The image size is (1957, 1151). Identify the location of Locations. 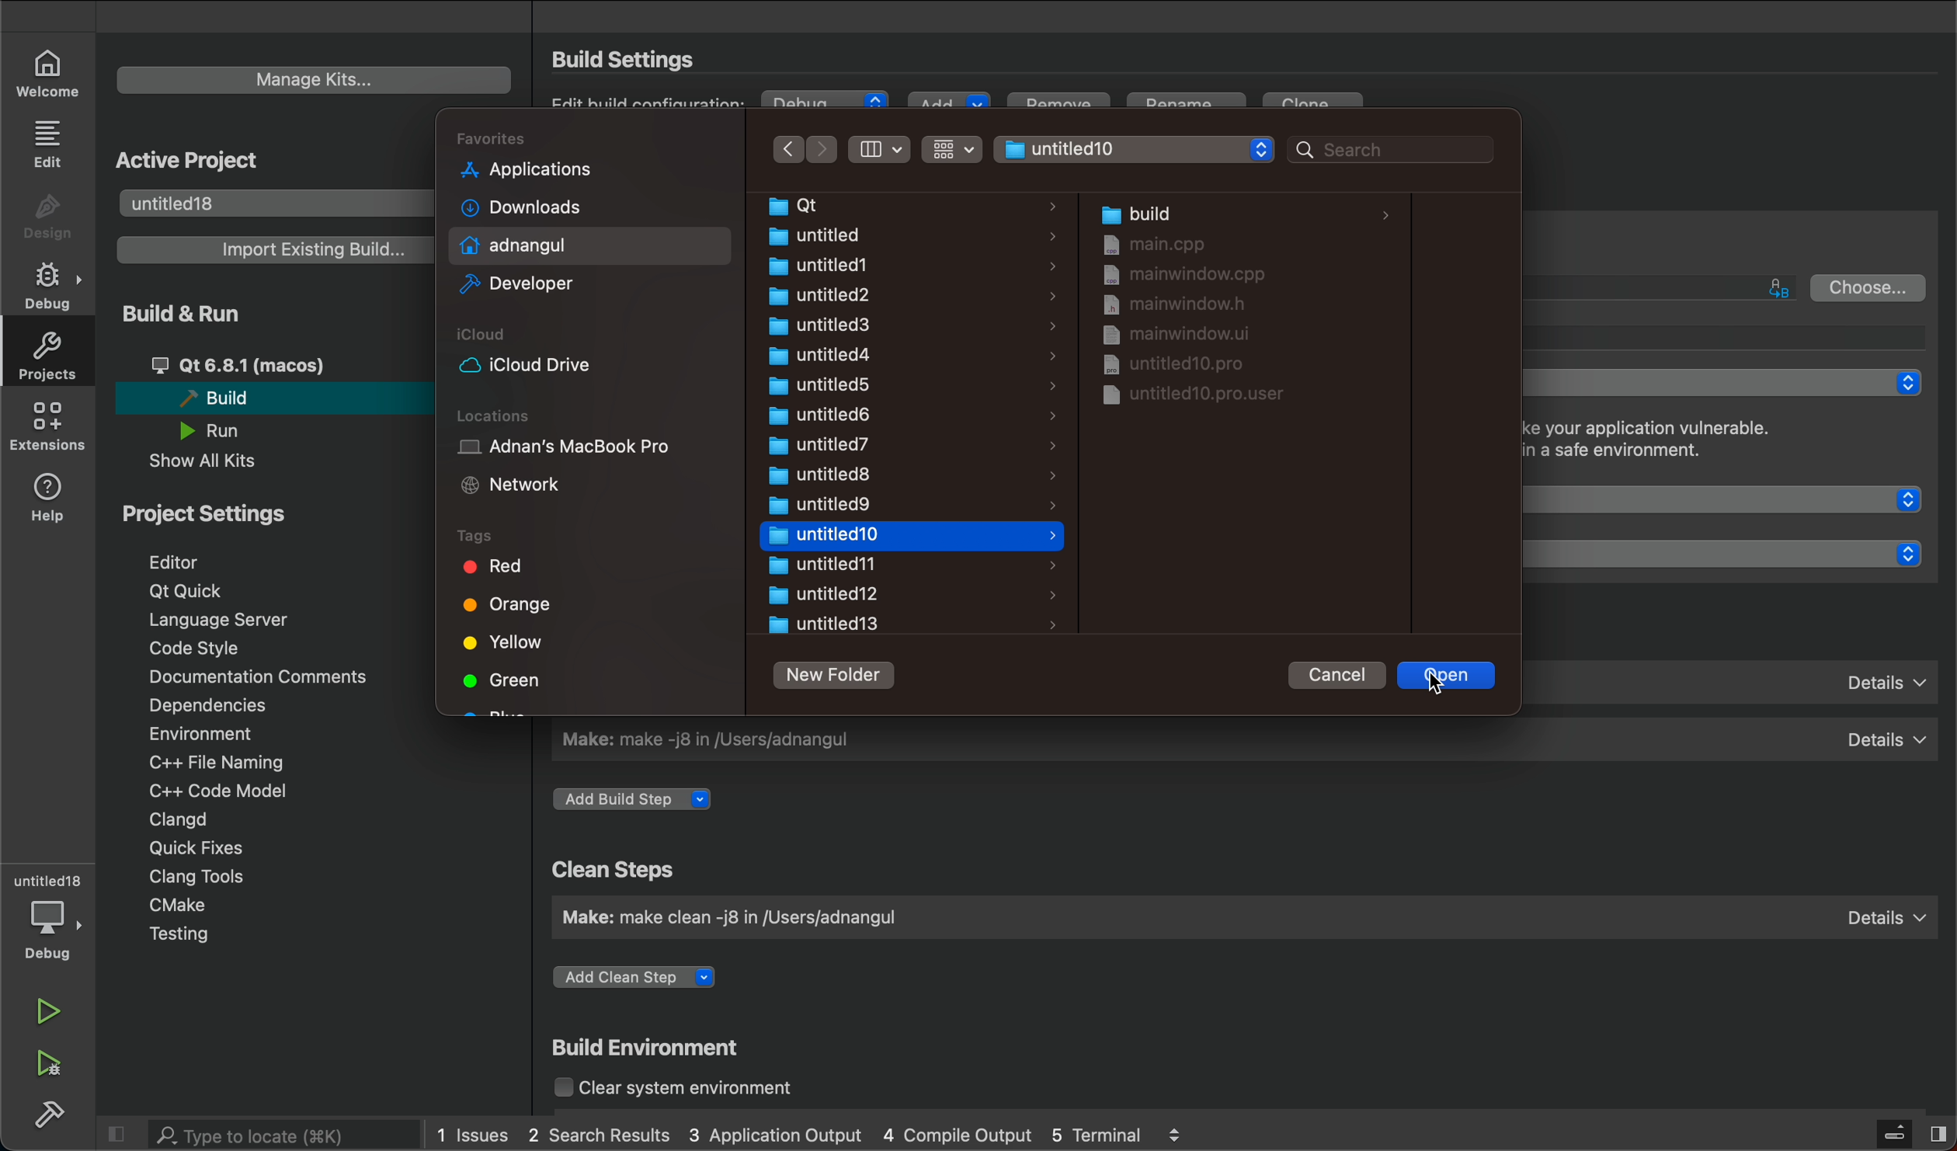
(495, 416).